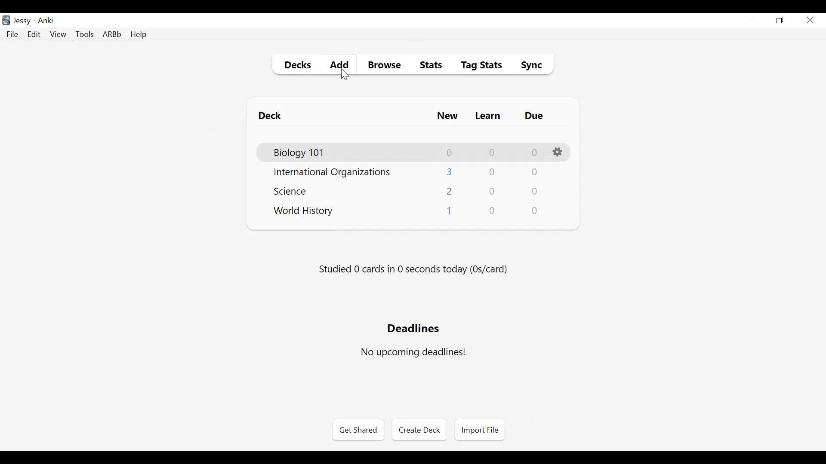 Image resolution: width=826 pixels, height=464 pixels. I want to click on Learn Card Count, so click(491, 172).